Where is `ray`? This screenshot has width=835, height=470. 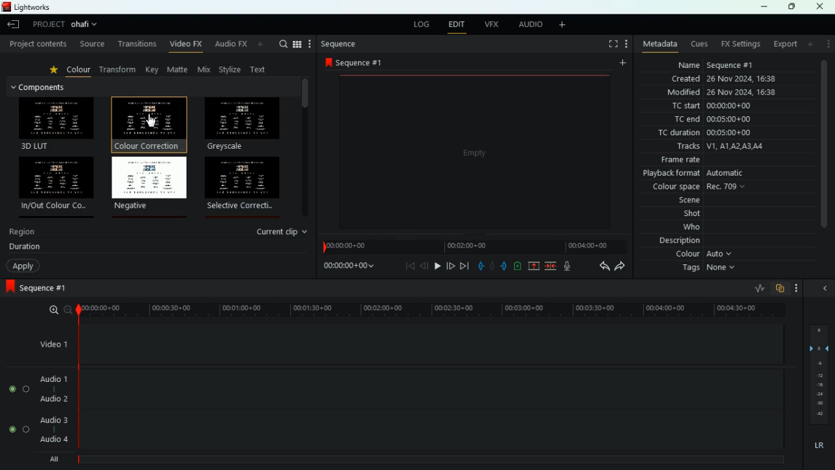
ray is located at coordinates (758, 288).